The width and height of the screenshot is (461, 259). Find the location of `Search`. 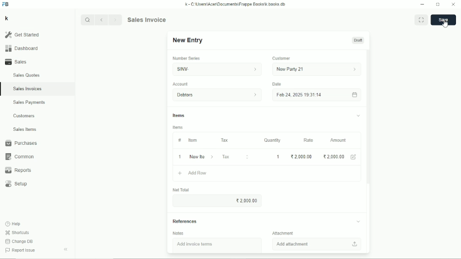

Search is located at coordinates (88, 20).